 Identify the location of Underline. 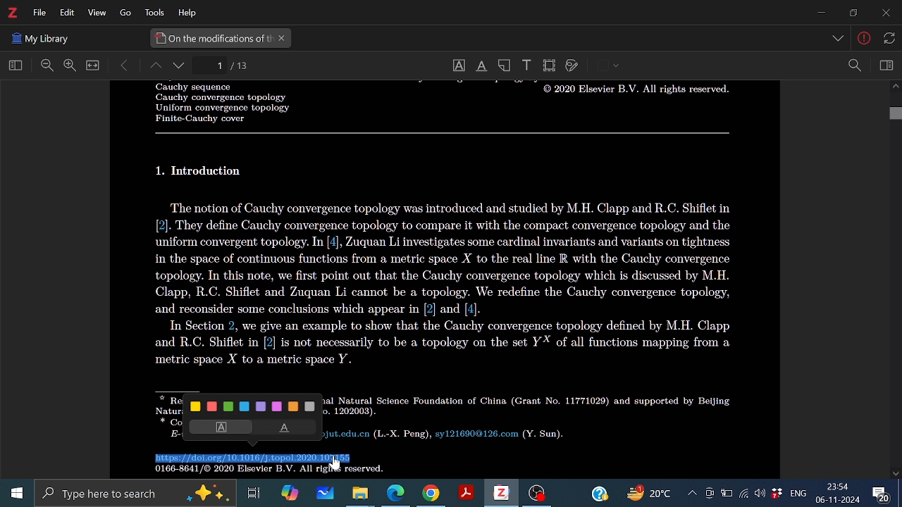
(287, 428).